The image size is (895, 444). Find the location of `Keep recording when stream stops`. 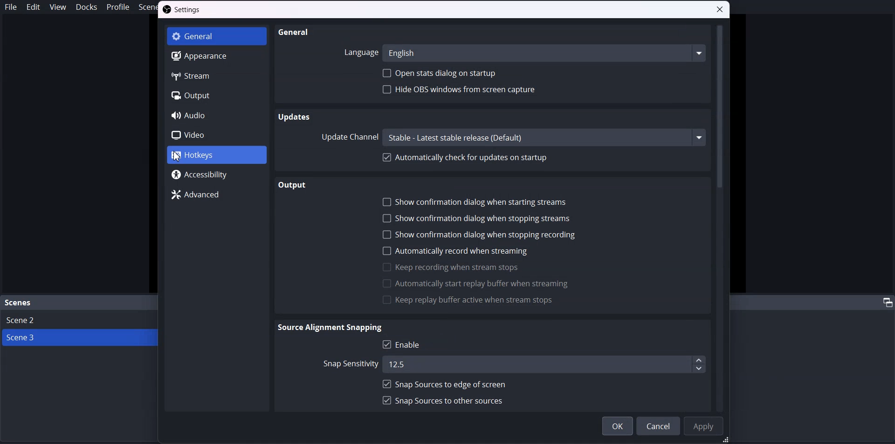

Keep recording when stream stops is located at coordinates (451, 267).